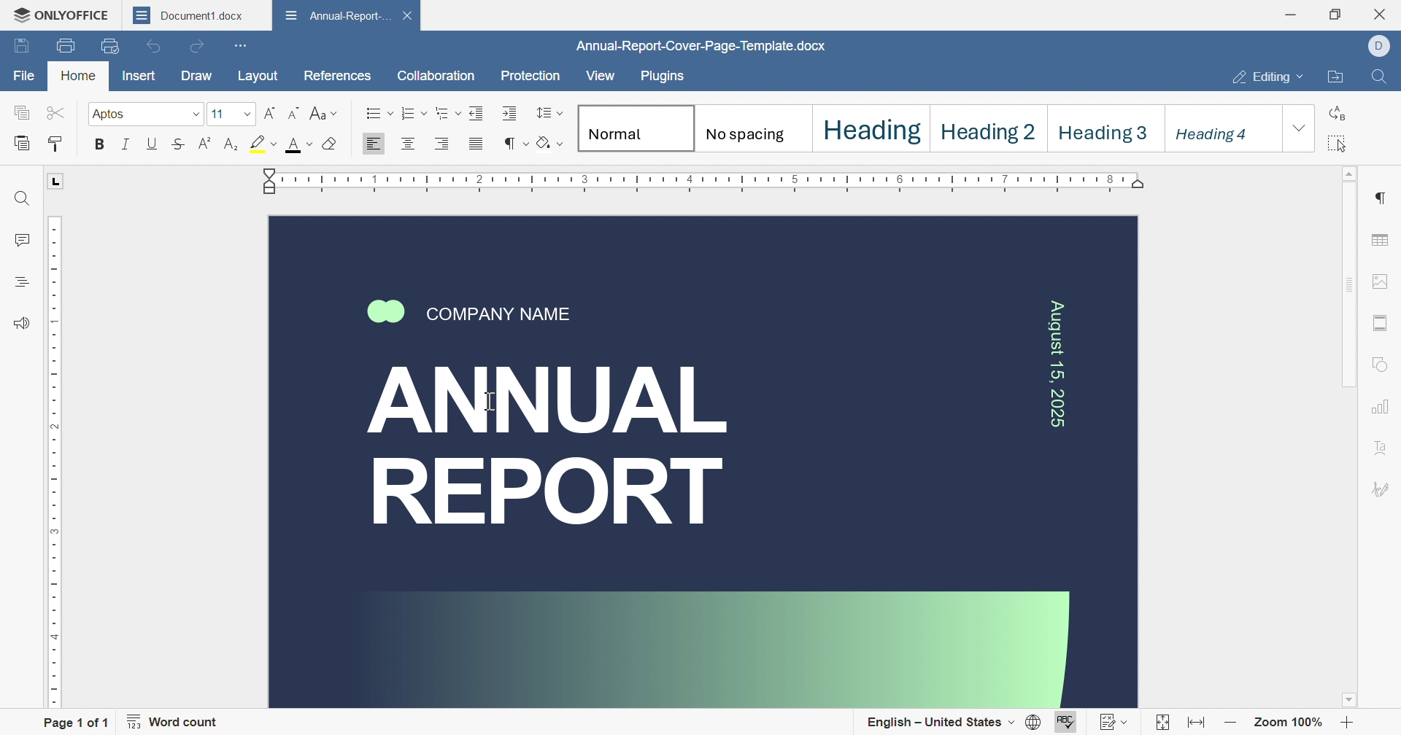 Image resolution: width=1401 pixels, height=735 pixels. I want to click on align left, so click(406, 144).